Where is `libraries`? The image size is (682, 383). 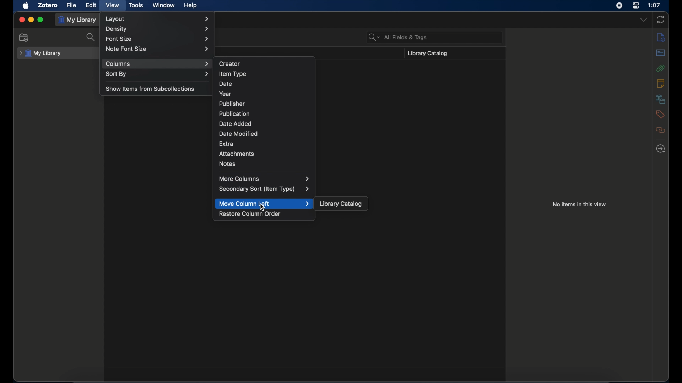 libraries is located at coordinates (661, 99).